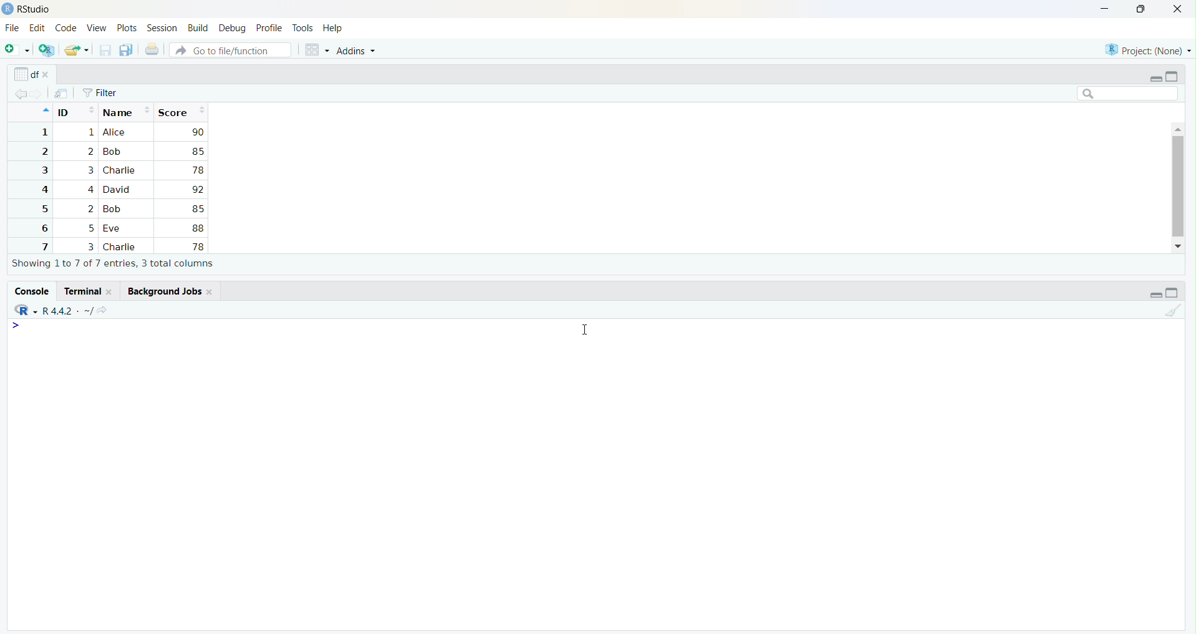 This screenshot has width=1196, height=634. I want to click on 1, so click(43, 132).